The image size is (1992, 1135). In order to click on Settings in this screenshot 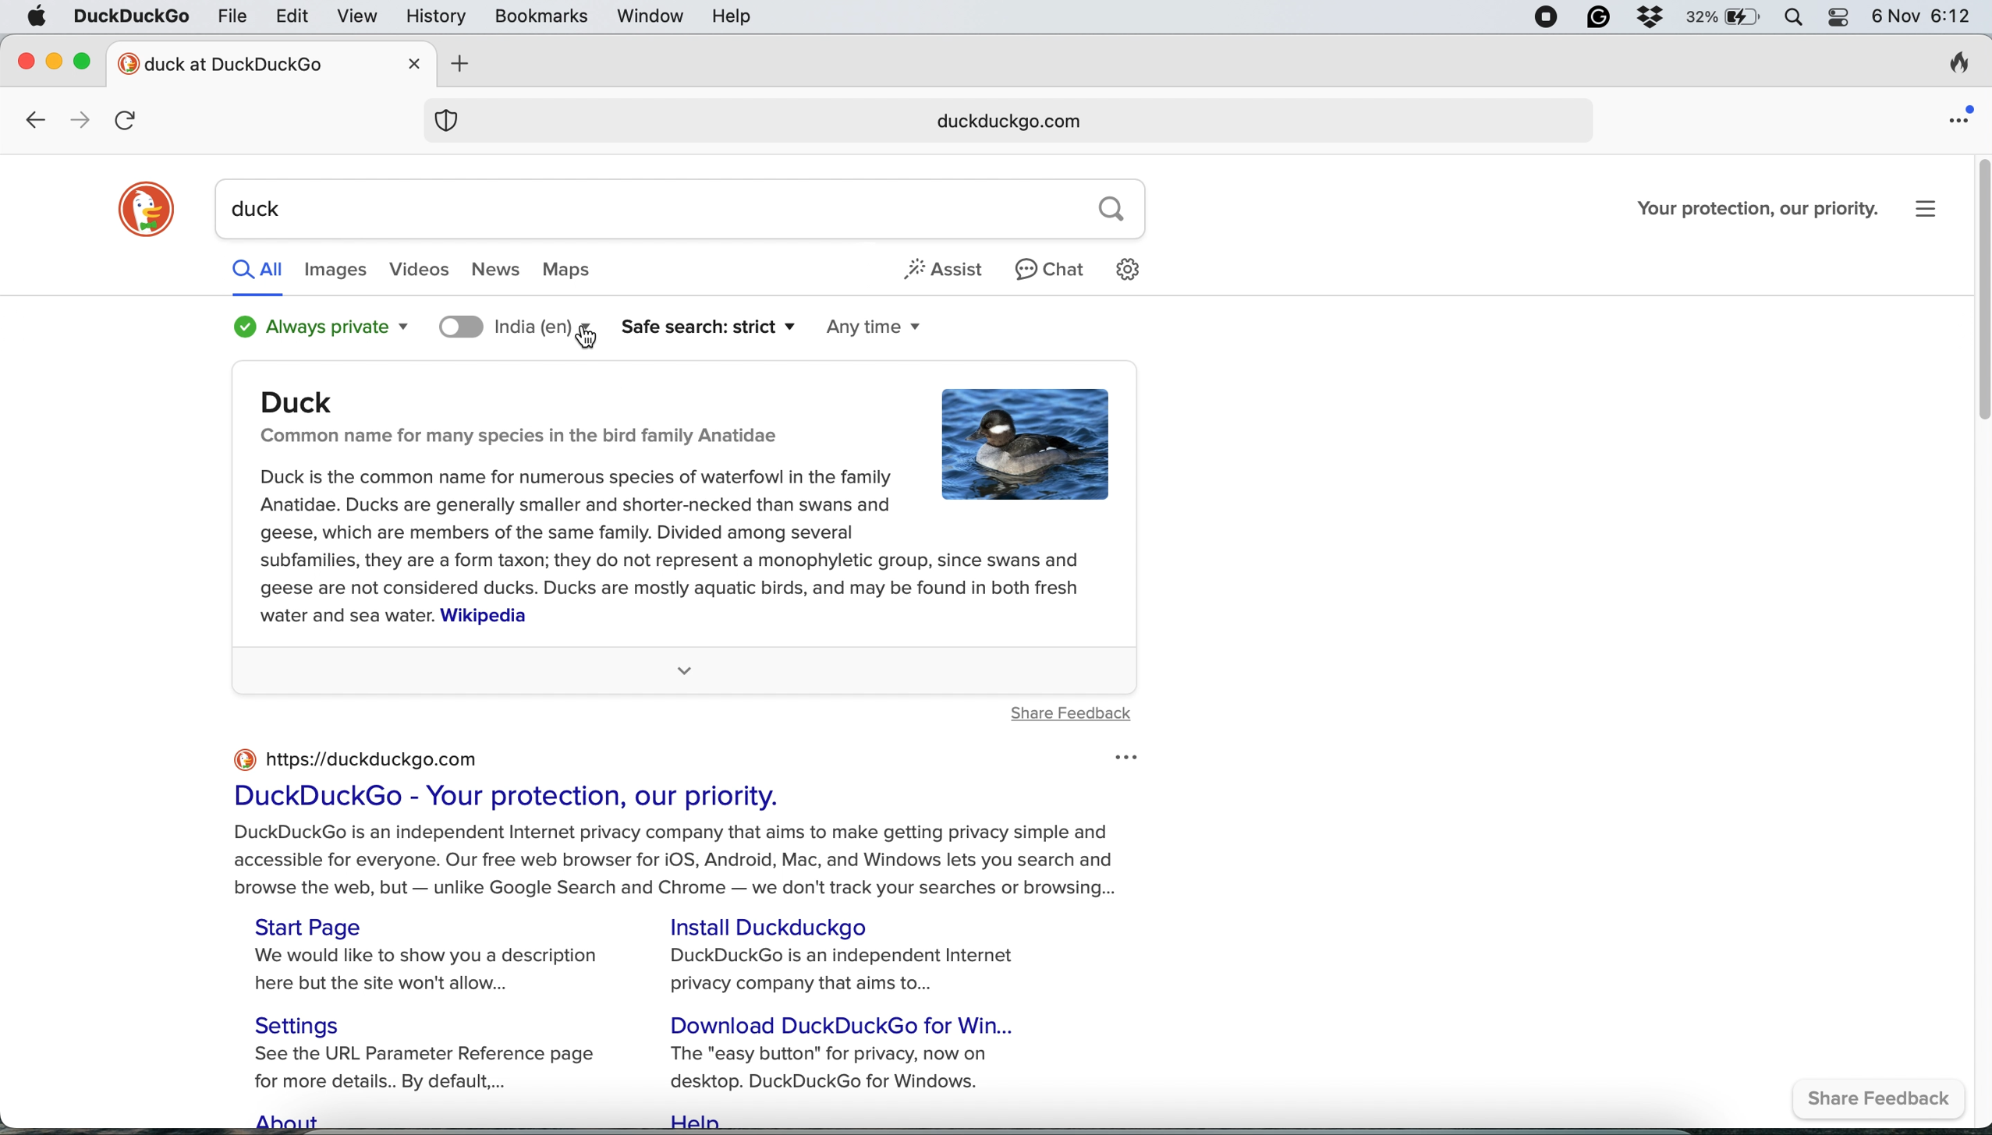, I will do `click(308, 1024)`.